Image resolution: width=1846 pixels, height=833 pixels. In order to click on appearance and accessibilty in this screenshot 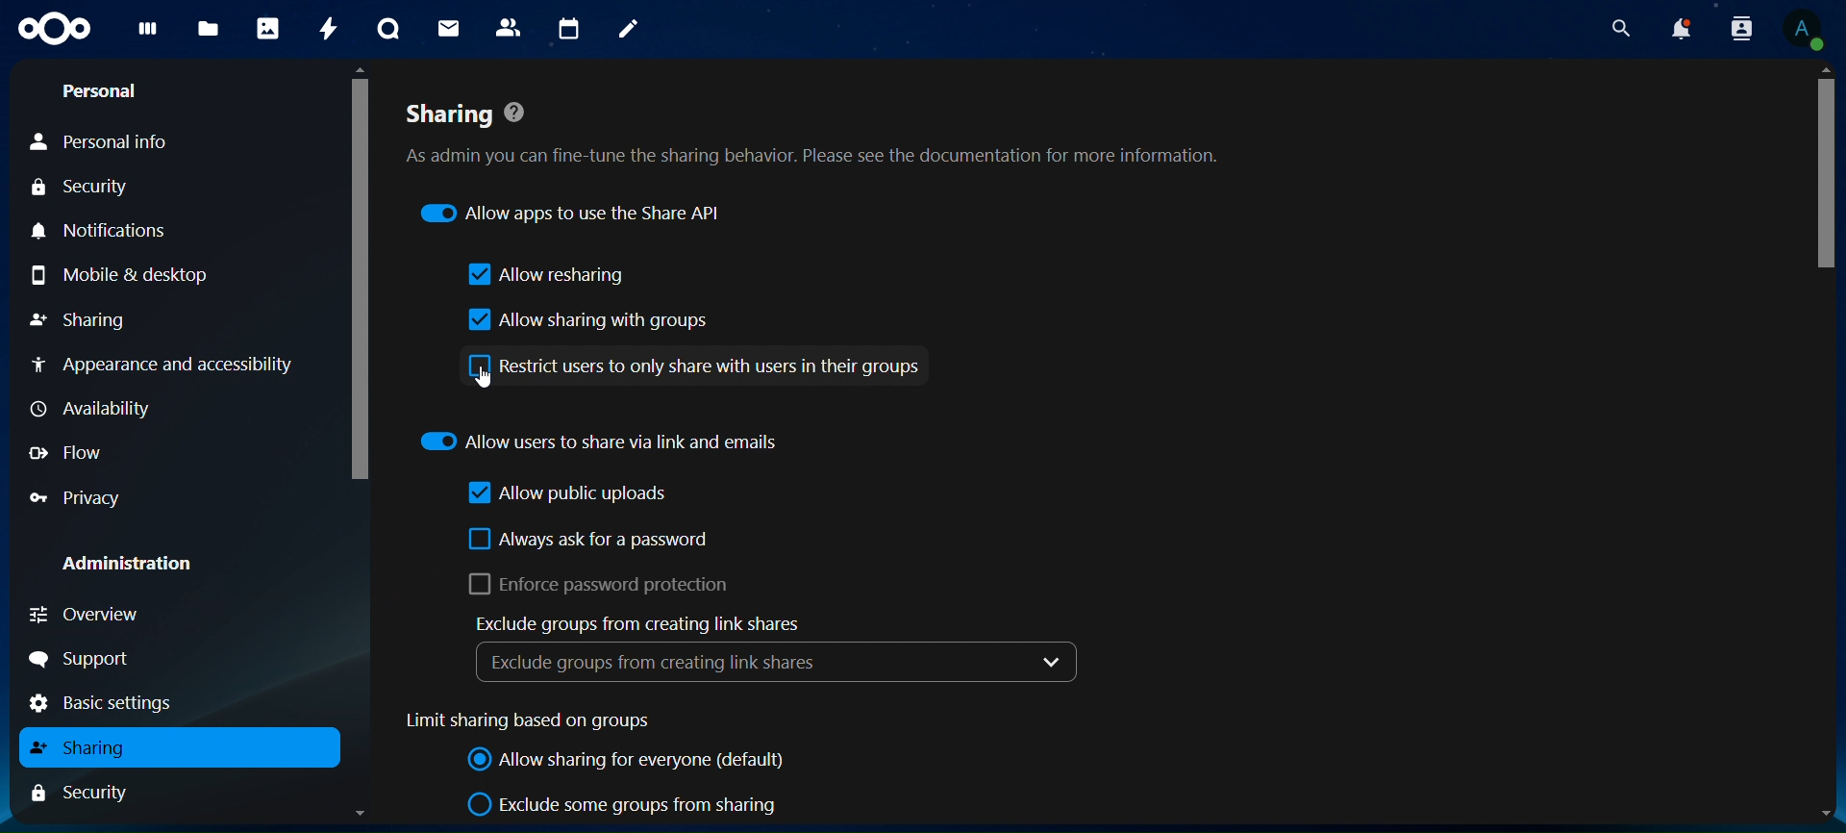, I will do `click(163, 361)`.